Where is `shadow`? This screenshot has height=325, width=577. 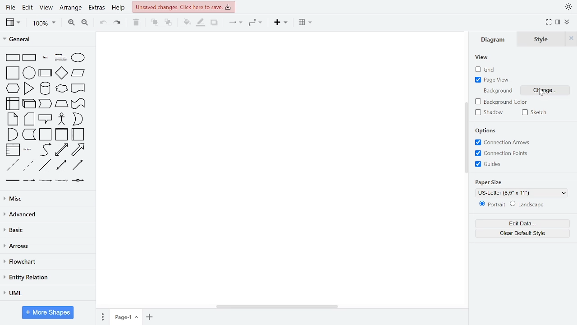
shadow is located at coordinates (488, 113).